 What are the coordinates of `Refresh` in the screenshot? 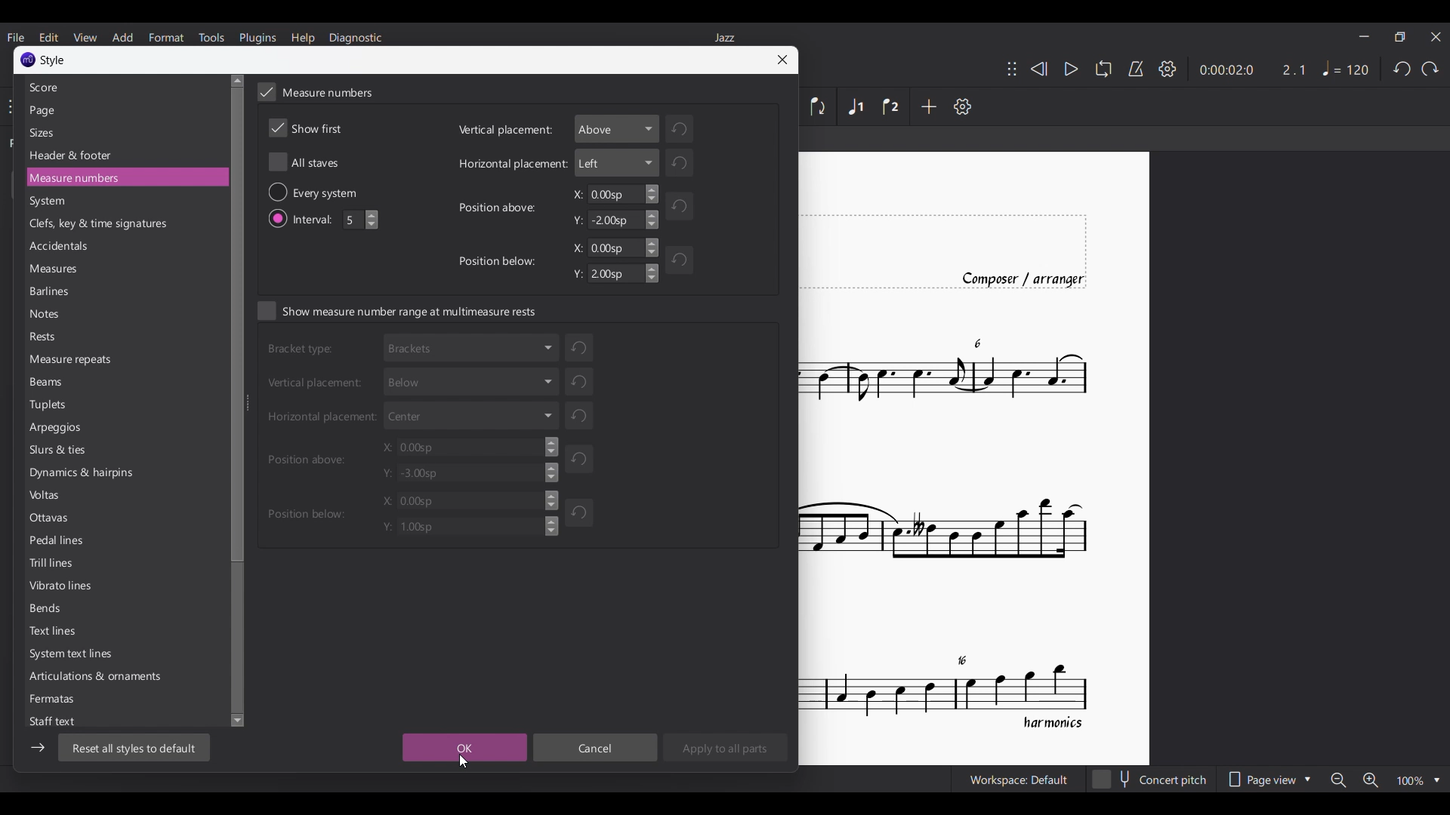 It's located at (677, 205).